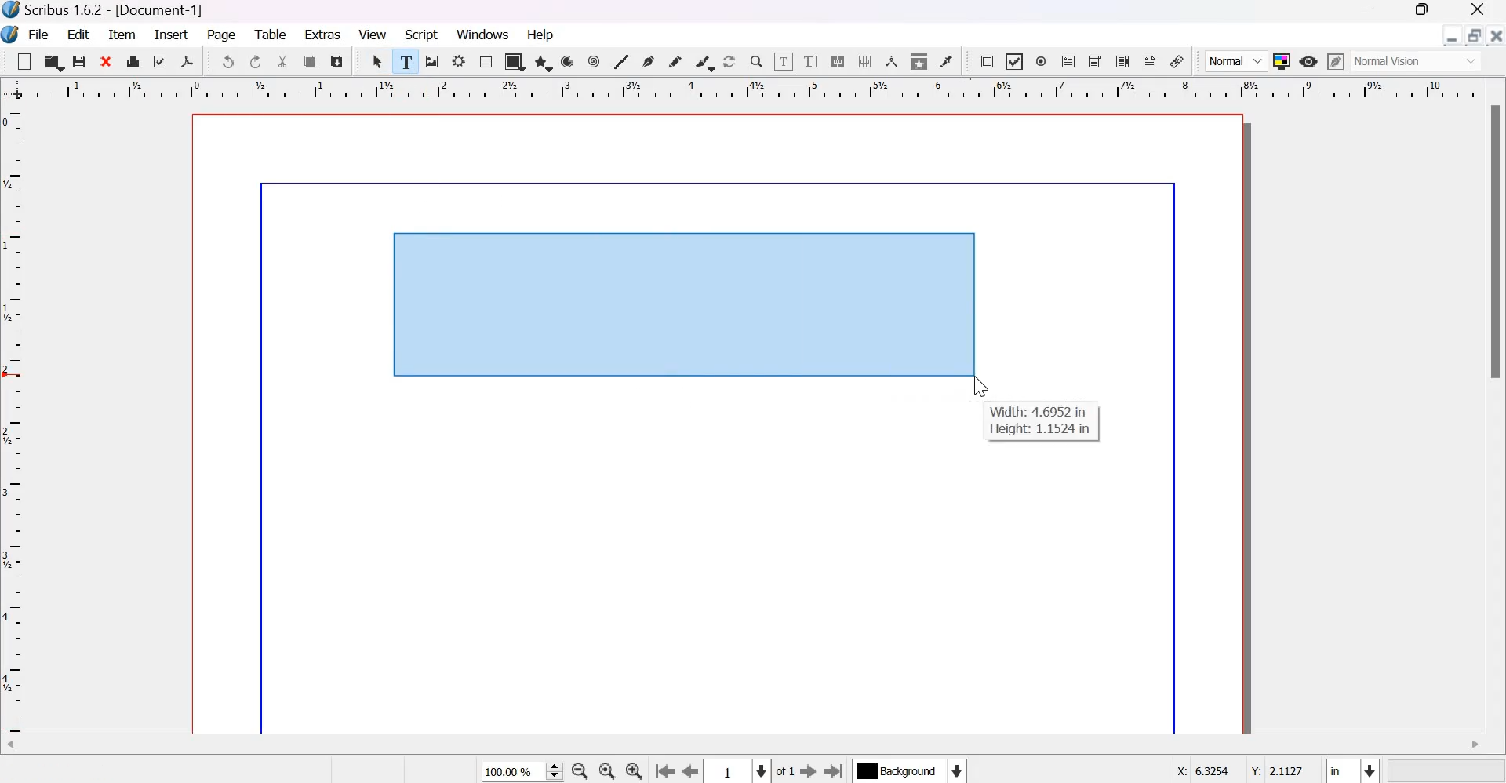 This screenshot has height=783, width=1506. I want to click on cut, so click(284, 62).